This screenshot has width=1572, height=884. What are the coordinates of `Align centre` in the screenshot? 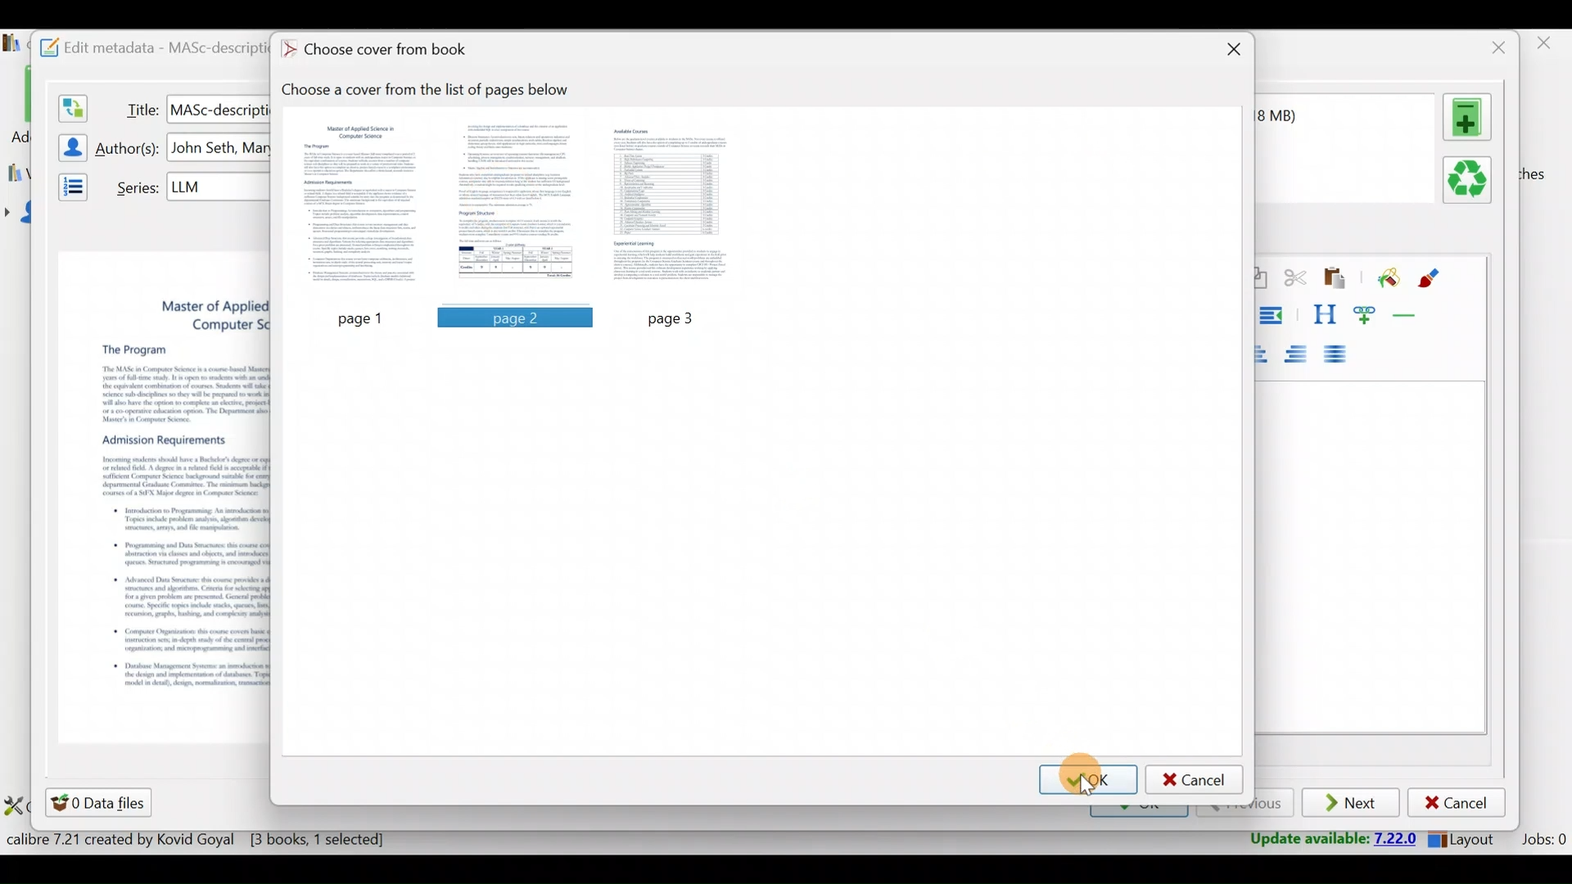 It's located at (1269, 351).